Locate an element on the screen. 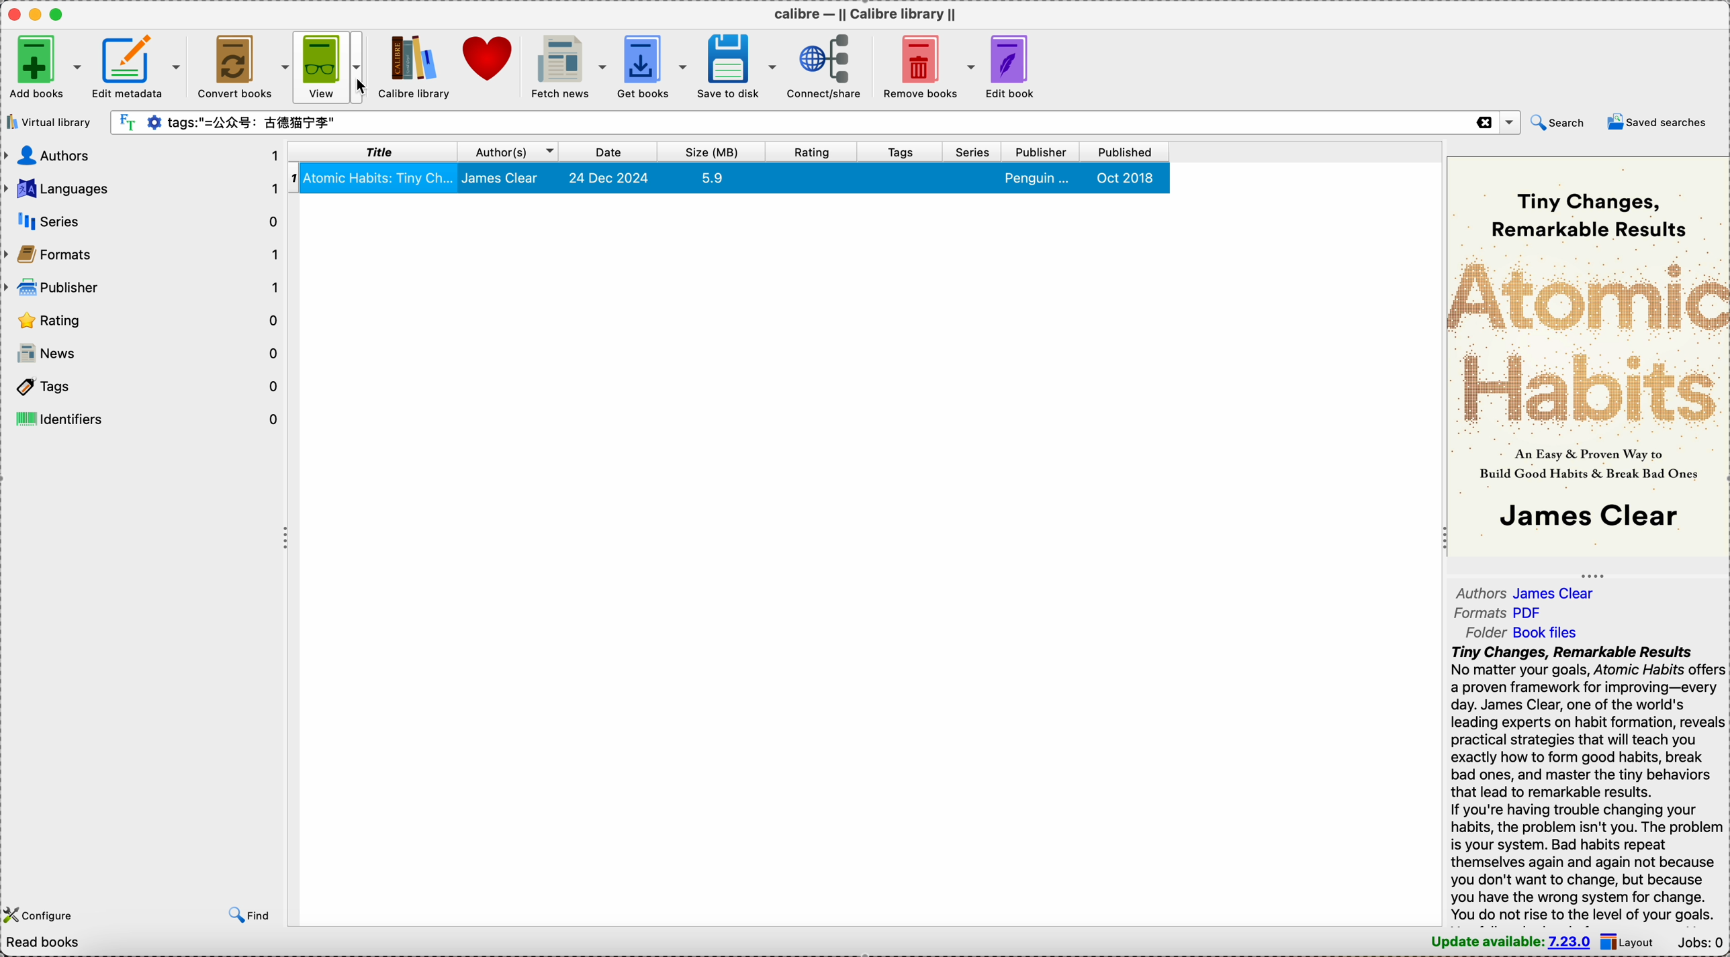 This screenshot has width=1730, height=957. Jobs: 0 is located at coordinates (1700, 942).